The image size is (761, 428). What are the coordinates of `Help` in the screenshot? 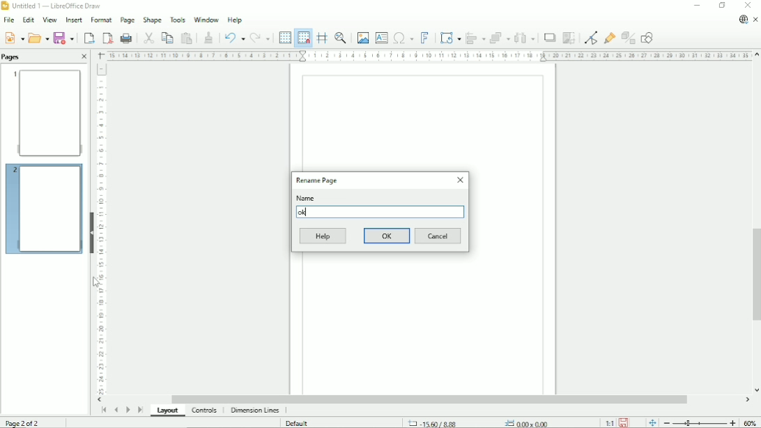 It's located at (235, 20).